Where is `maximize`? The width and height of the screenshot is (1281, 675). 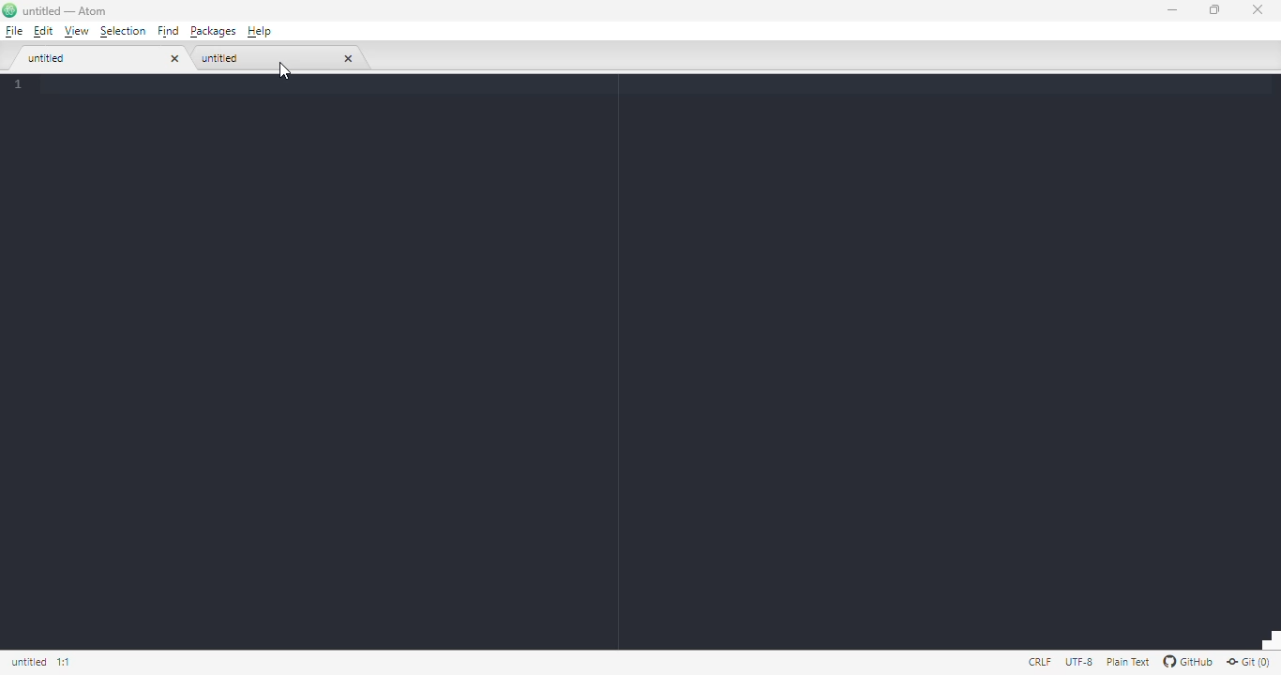 maximize is located at coordinates (1214, 9).